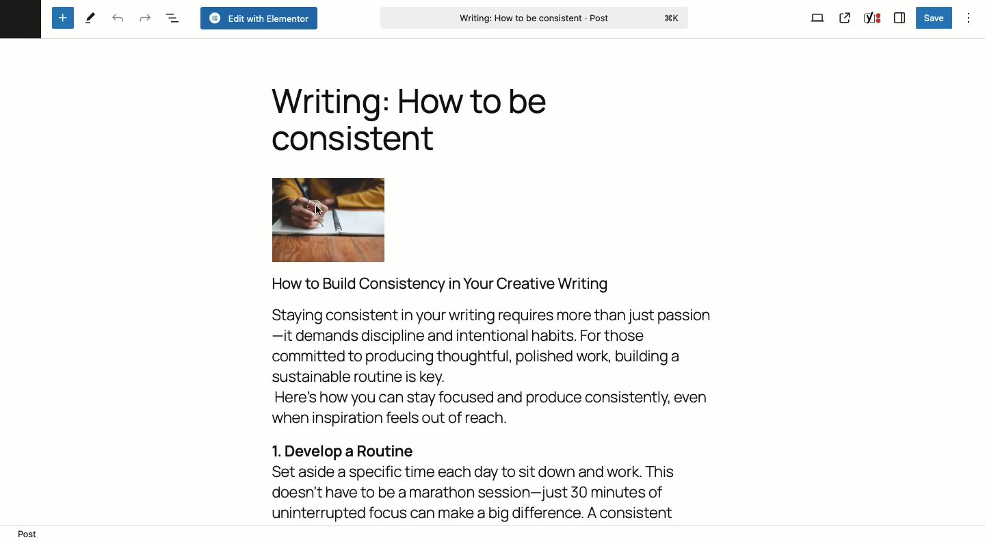 Image resolution: width=985 pixels, height=542 pixels. I want to click on Document overview, so click(172, 17).